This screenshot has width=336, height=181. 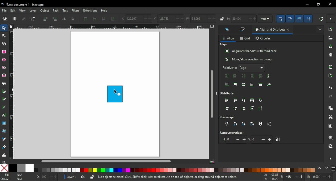 What do you see at coordinates (252, 84) in the screenshot?
I see `align bottom edges` at bounding box center [252, 84].